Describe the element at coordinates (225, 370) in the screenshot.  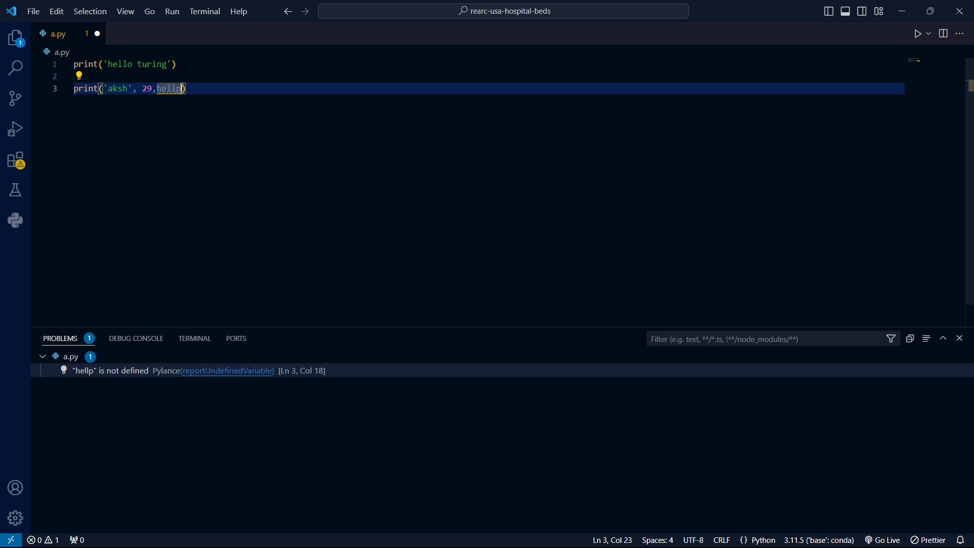
I see `reportundefinedvariable` at that location.